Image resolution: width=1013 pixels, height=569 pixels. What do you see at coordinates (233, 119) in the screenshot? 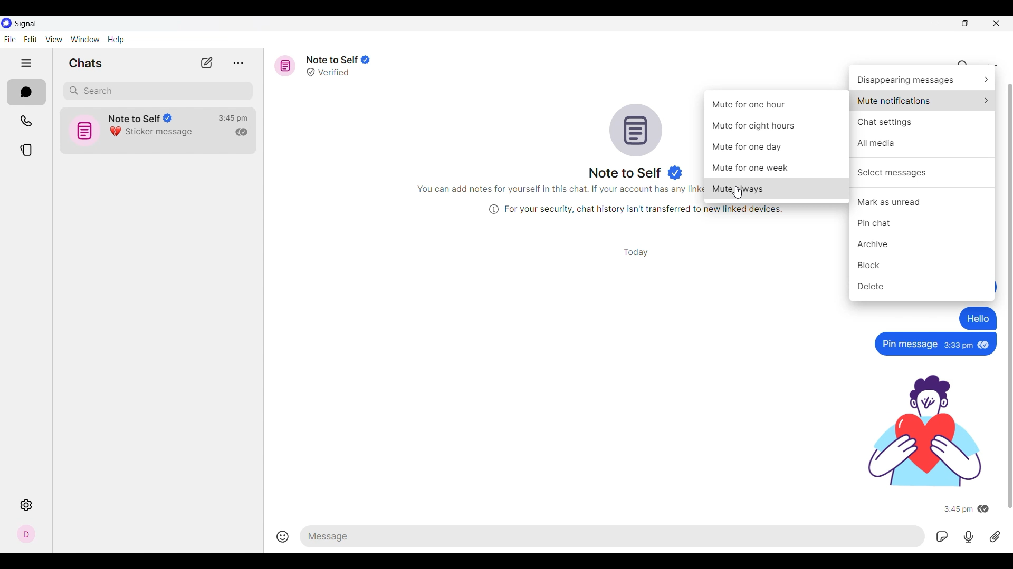
I see `Time of last conversation` at bounding box center [233, 119].